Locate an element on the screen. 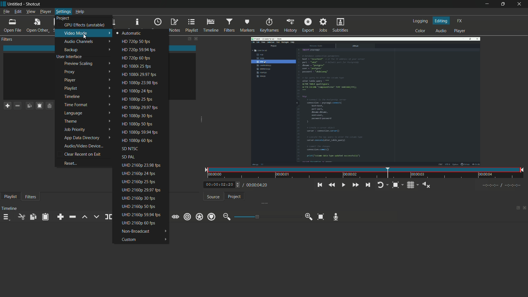  zoom in is located at coordinates (309, 217).